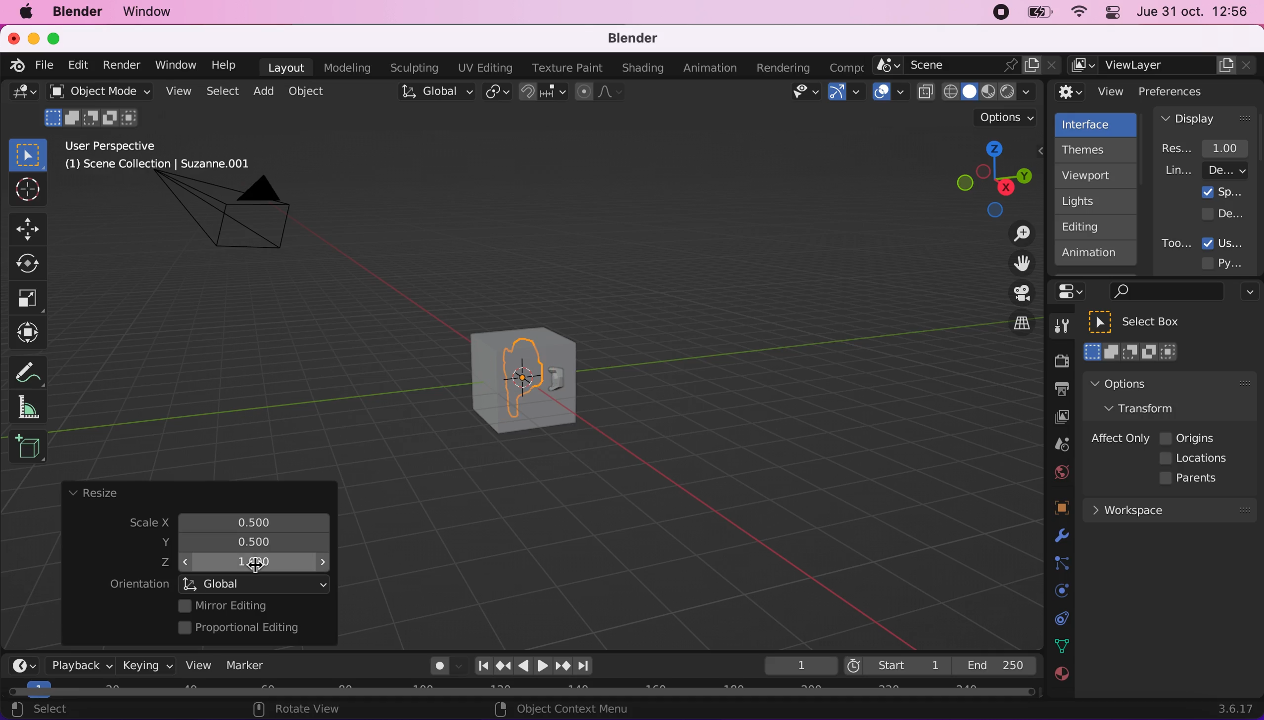  What do you see at coordinates (194, 665) in the screenshot?
I see `view` at bounding box center [194, 665].